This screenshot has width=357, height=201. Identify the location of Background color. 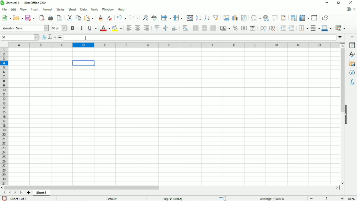
(117, 28).